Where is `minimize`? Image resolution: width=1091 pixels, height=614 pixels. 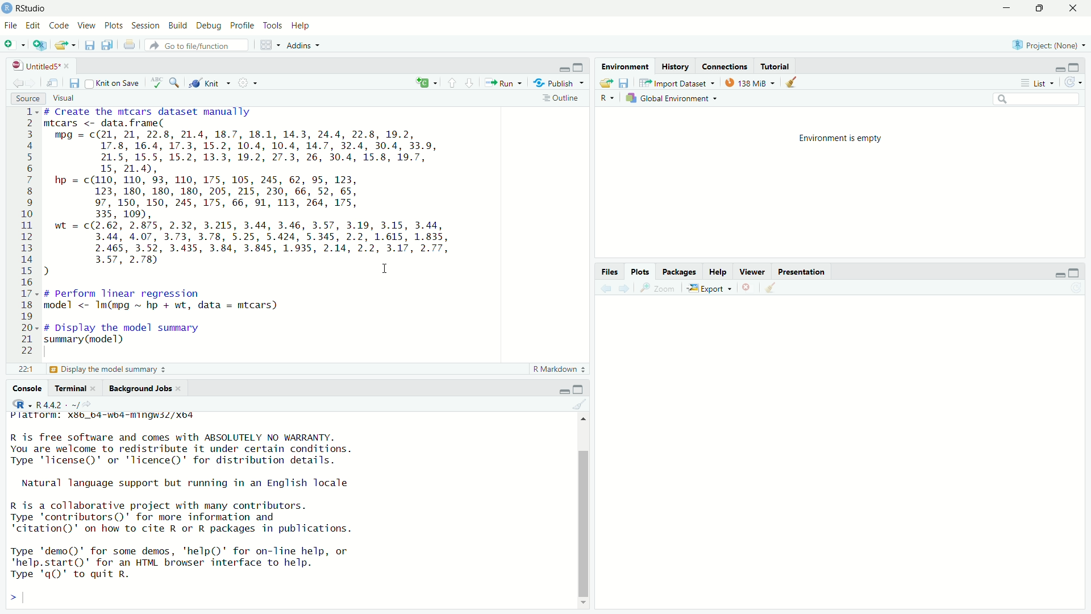
minimize is located at coordinates (564, 391).